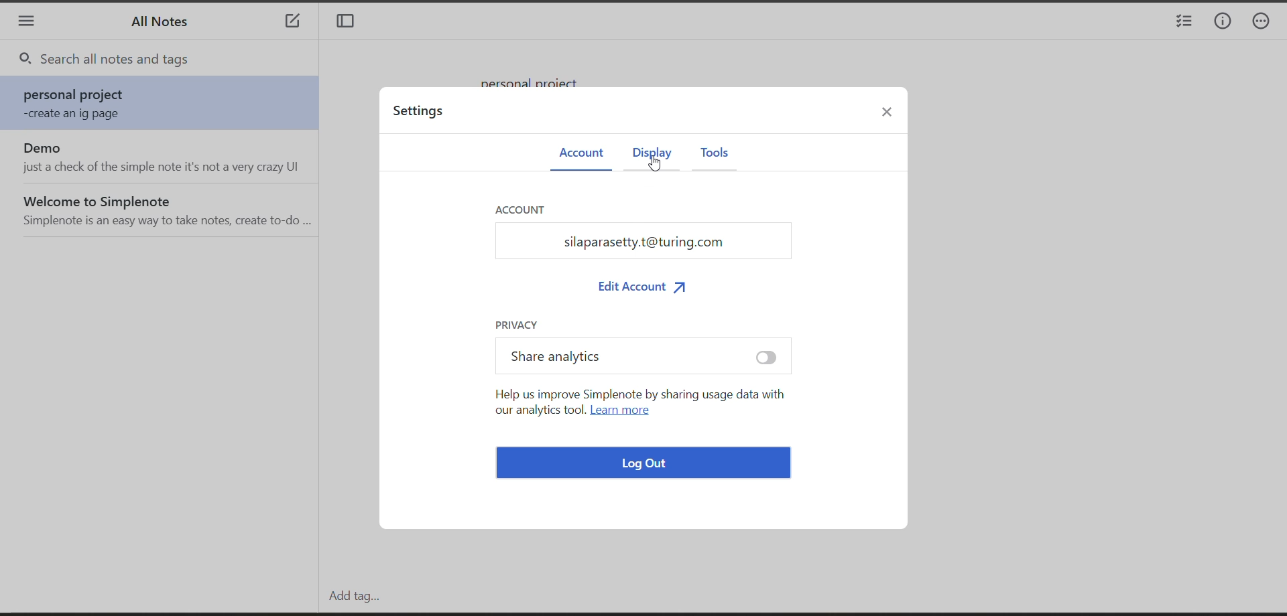 This screenshot has width=1287, height=616. Describe the element at coordinates (580, 153) in the screenshot. I see `account` at that location.